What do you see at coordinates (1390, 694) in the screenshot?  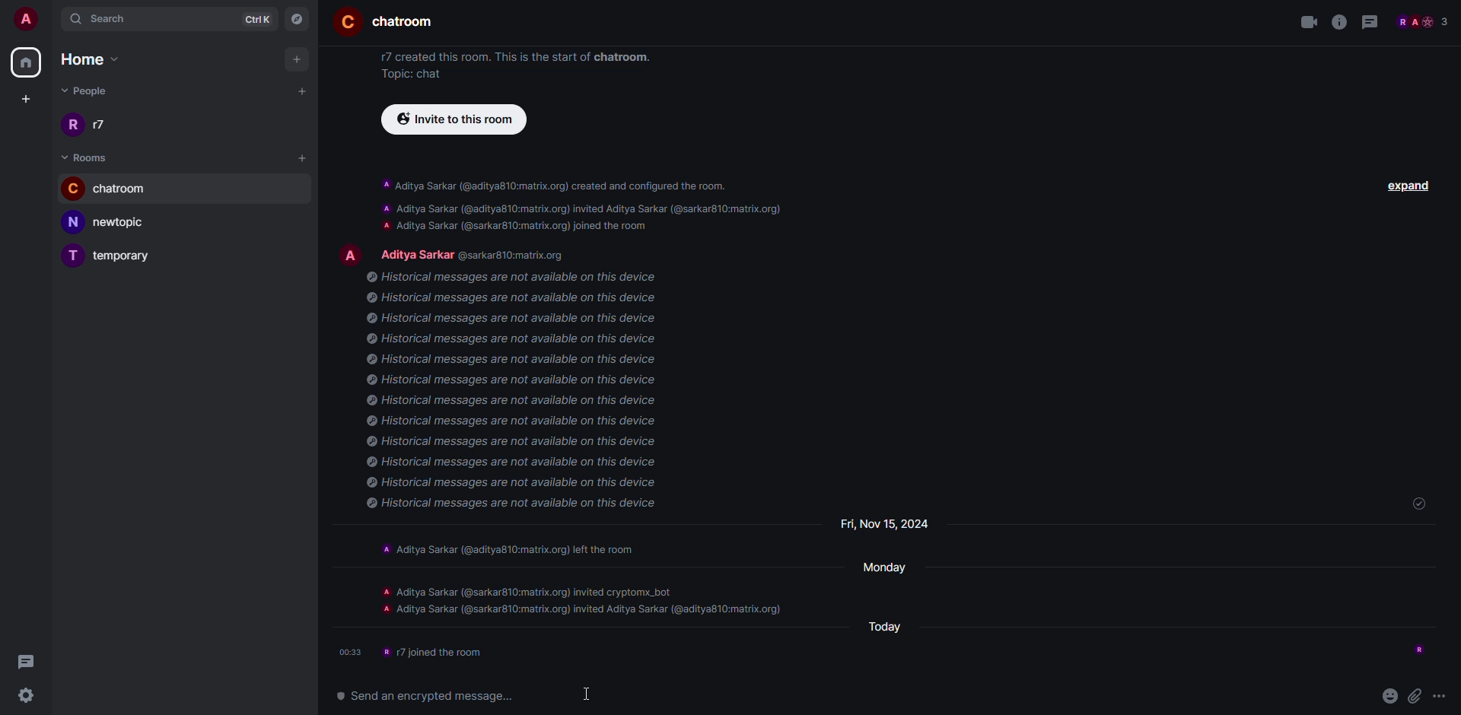 I see `emoji` at bounding box center [1390, 694].